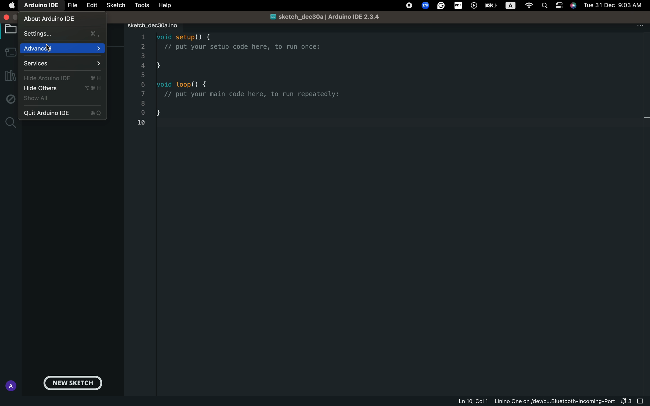 This screenshot has width=650, height=406. What do you see at coordinates (546, 5) in the screenshot?
I see `Search` at bounding box center [546, 5].